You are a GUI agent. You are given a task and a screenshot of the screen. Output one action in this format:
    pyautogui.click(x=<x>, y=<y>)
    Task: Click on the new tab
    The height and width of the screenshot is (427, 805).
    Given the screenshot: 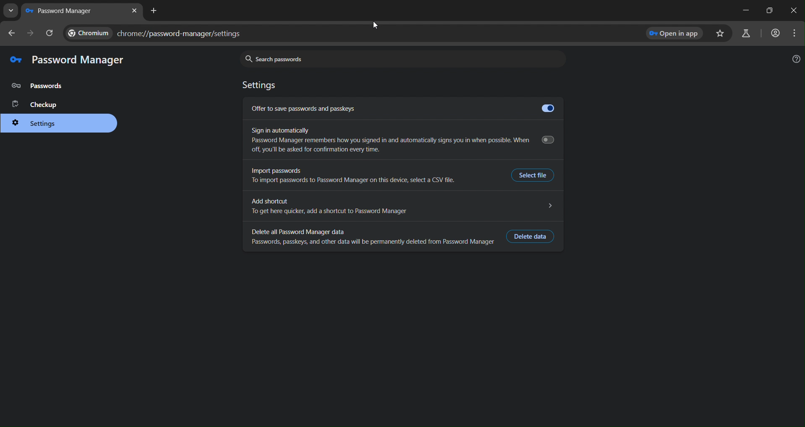 What is the action you would take?
    pyautogui.click(x=155, y=11)
    